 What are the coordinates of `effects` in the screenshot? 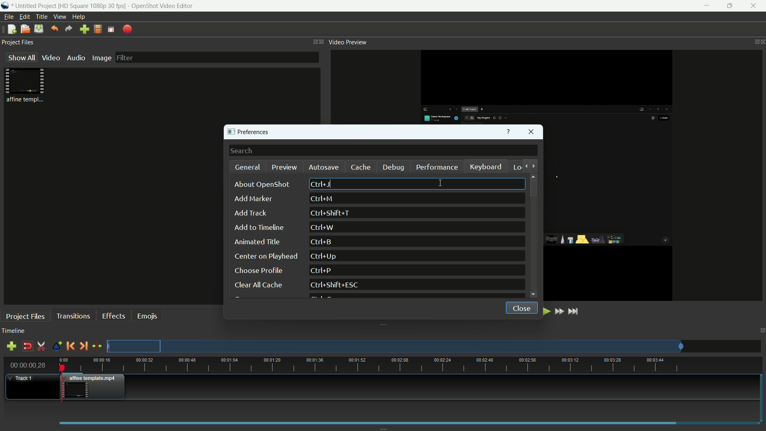 It's located at (115, 316).